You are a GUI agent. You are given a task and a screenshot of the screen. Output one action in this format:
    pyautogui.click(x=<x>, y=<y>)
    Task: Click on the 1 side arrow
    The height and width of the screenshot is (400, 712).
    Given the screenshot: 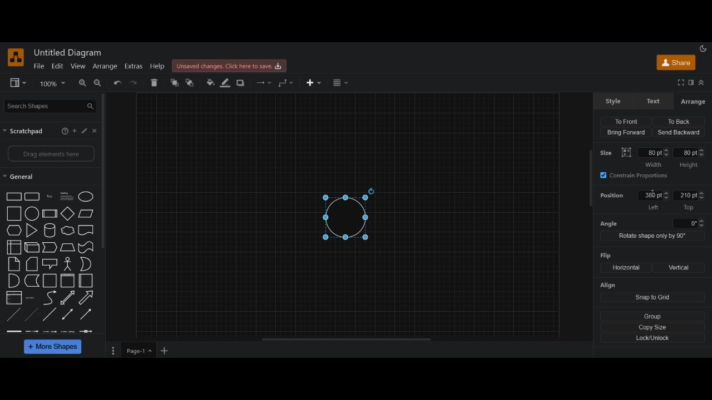 What is the action you would take?
    pyautogui.click(x=86, y=313)
    